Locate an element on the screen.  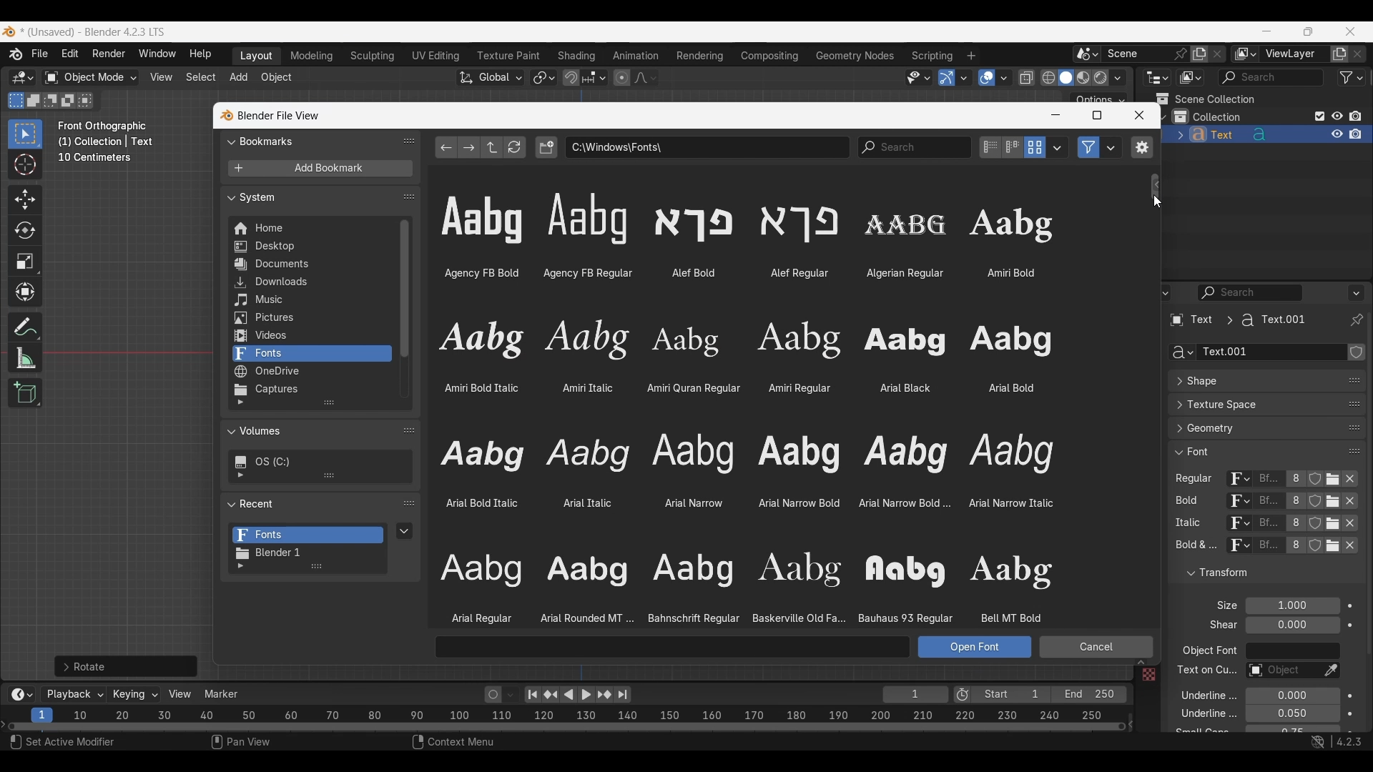
type in is located at coordinates (674, 646).